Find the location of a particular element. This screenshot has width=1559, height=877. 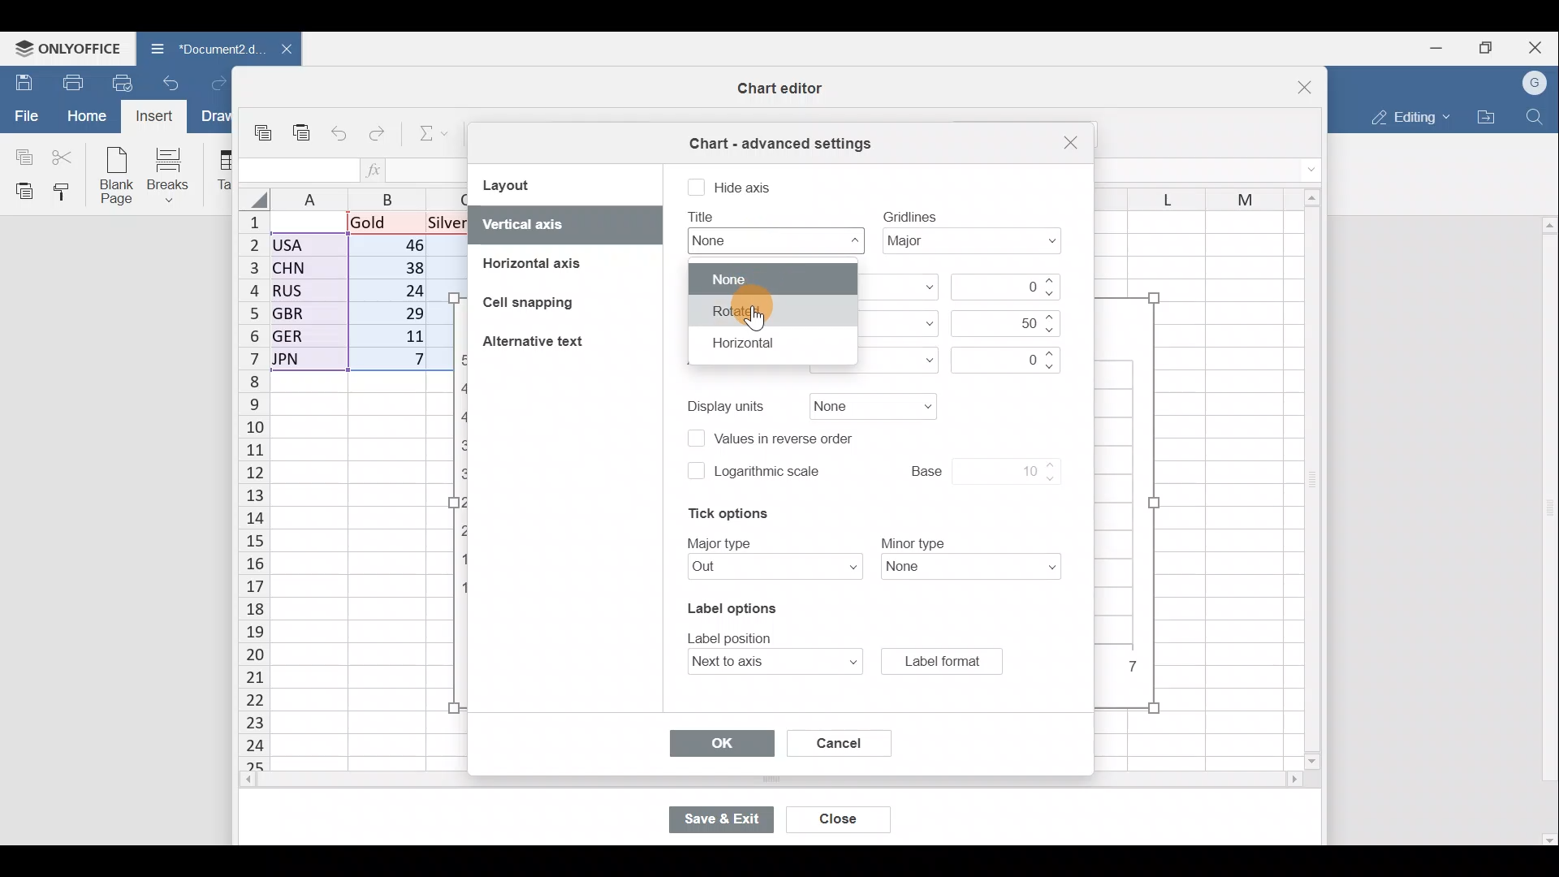

Title is located at coordinates (765, 240).